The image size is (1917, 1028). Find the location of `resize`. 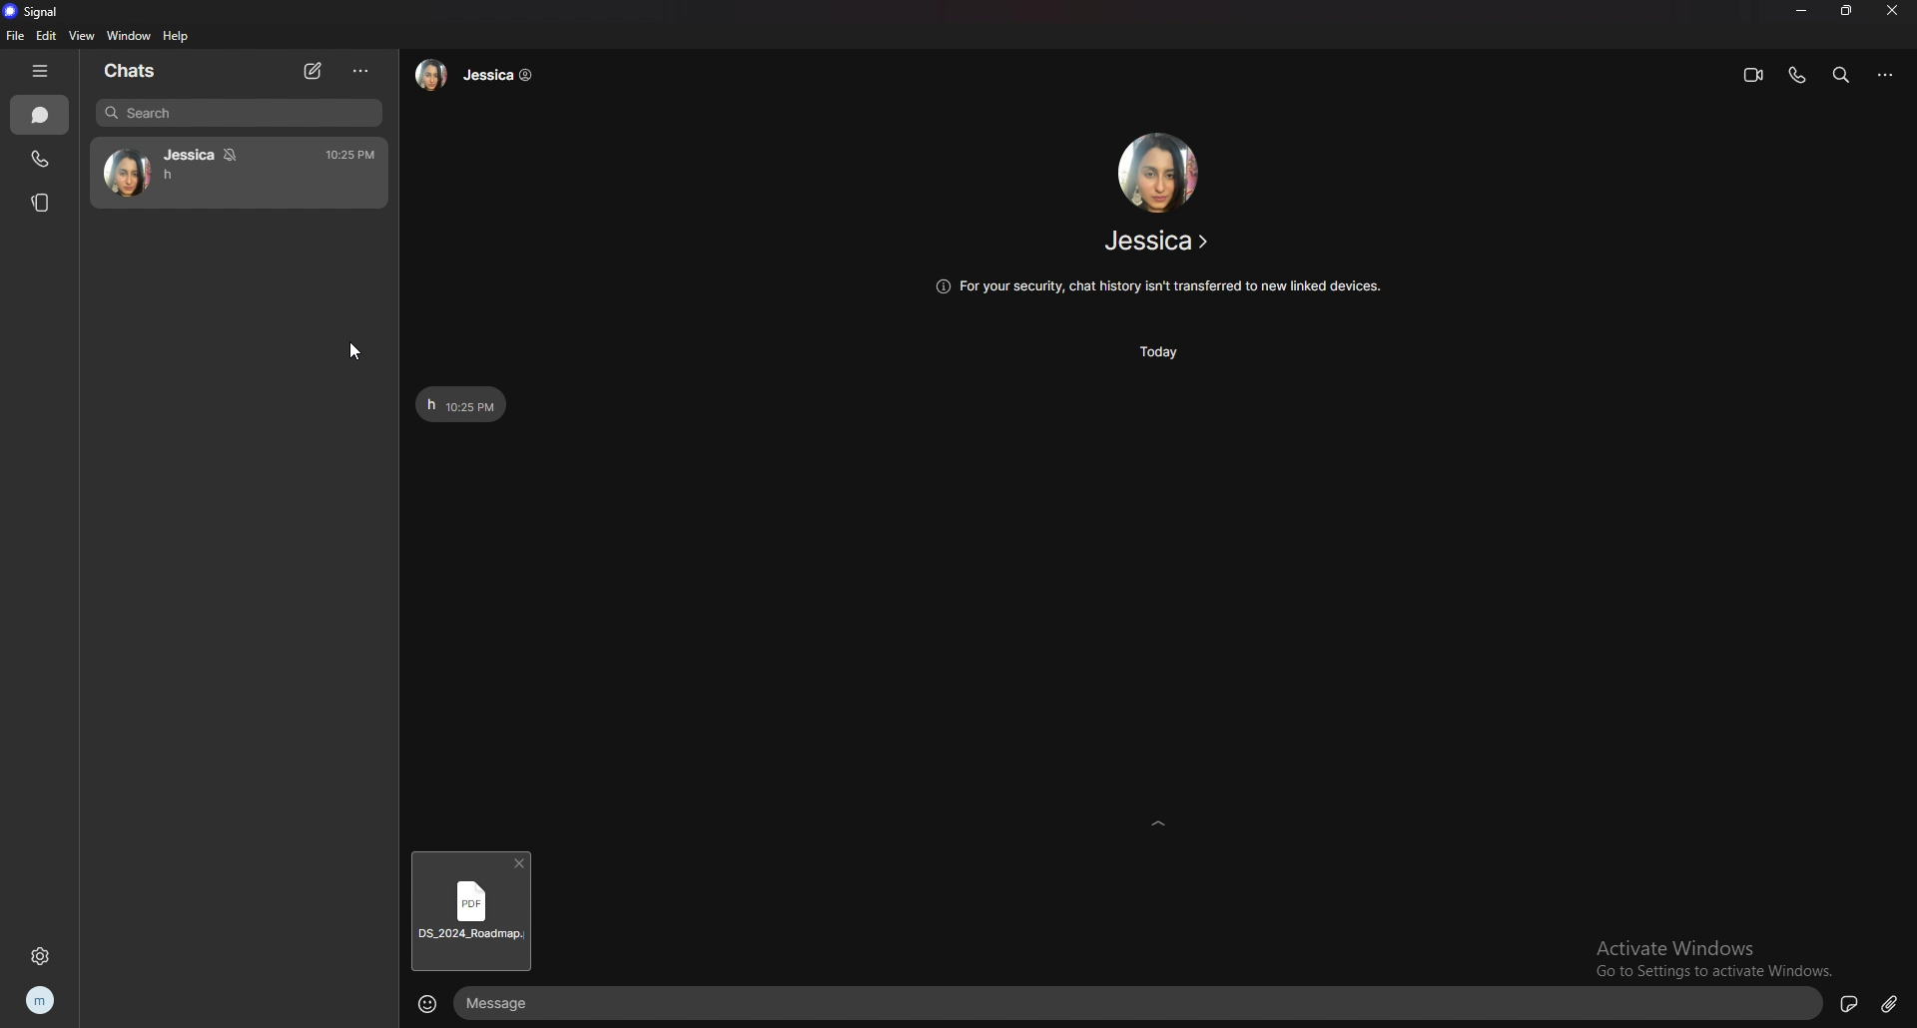

resize is located at coordinates (1847, 11).